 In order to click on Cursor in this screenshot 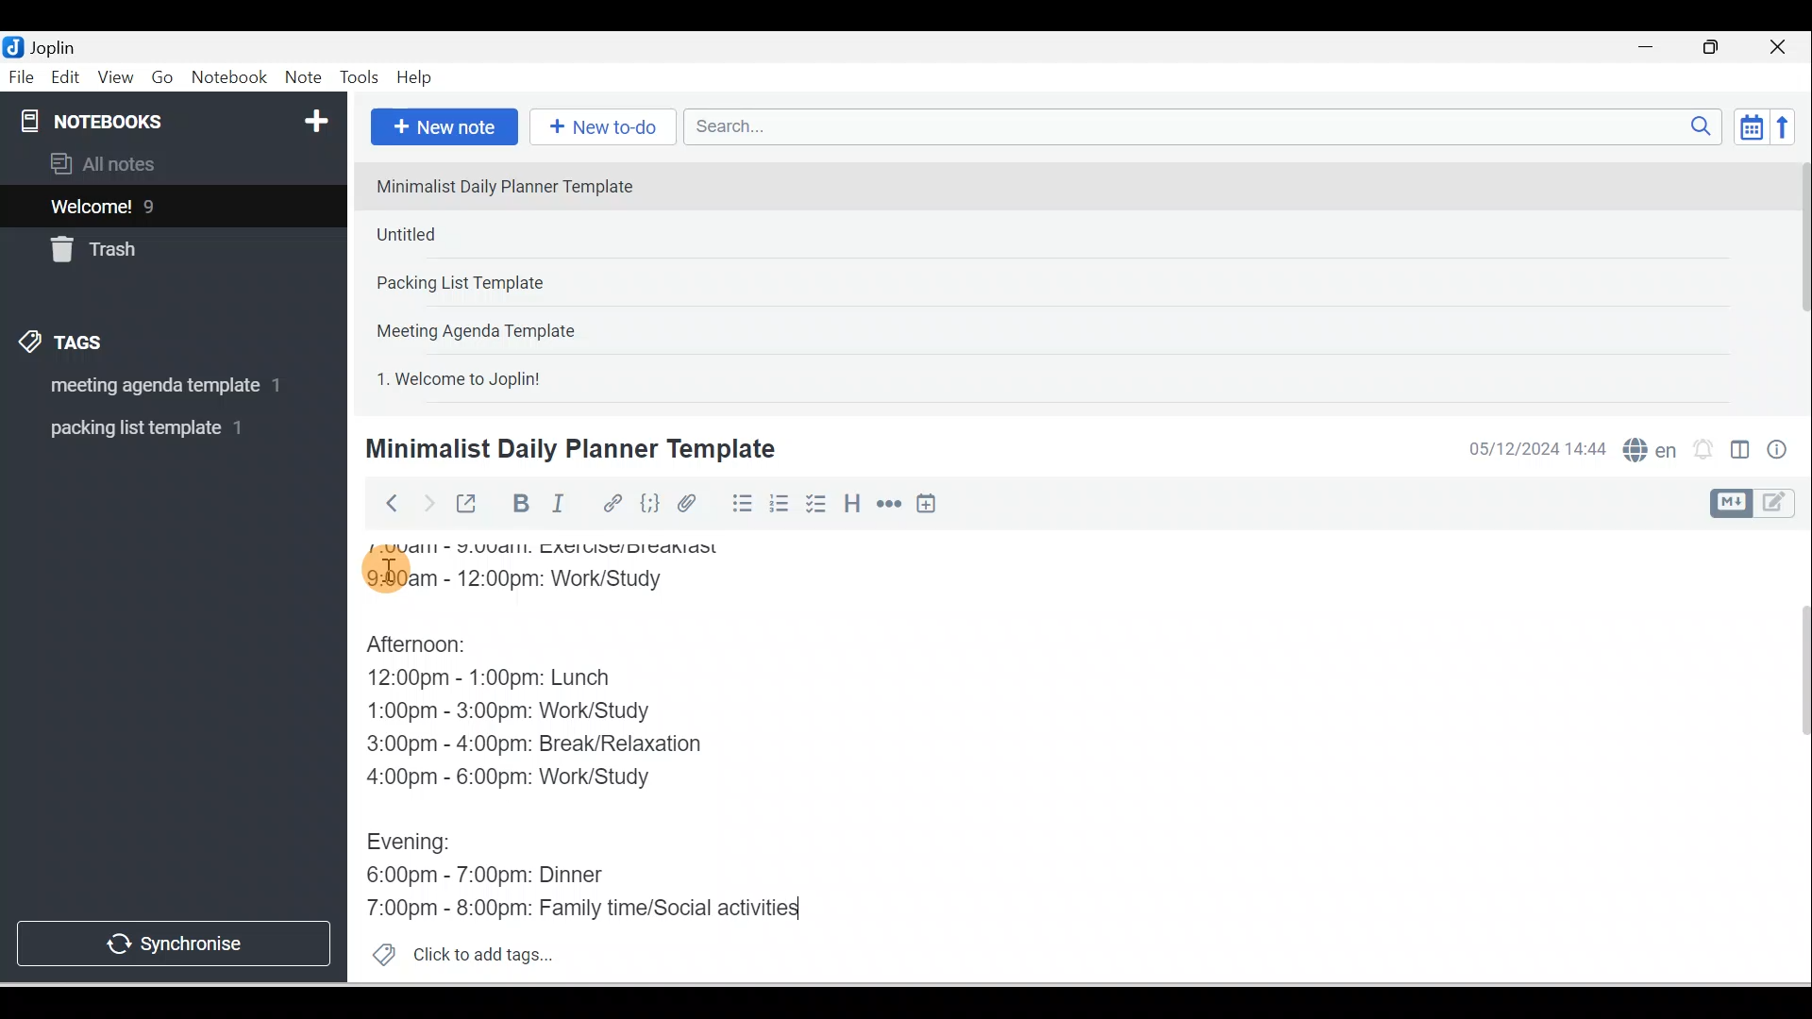, I will do `click(387, 566)`.